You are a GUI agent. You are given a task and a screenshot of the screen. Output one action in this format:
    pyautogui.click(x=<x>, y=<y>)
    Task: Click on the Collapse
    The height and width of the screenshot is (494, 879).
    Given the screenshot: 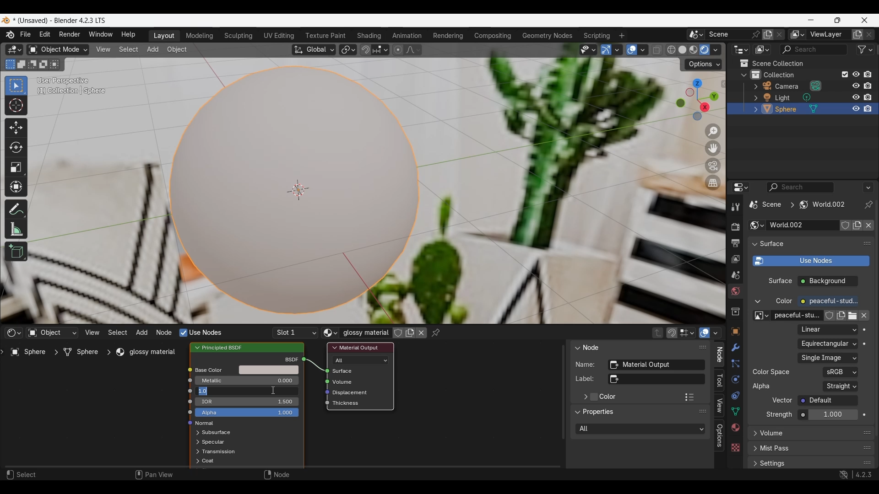 What is the action you would take?
    pyautogui.click(x=754, y=244)
    